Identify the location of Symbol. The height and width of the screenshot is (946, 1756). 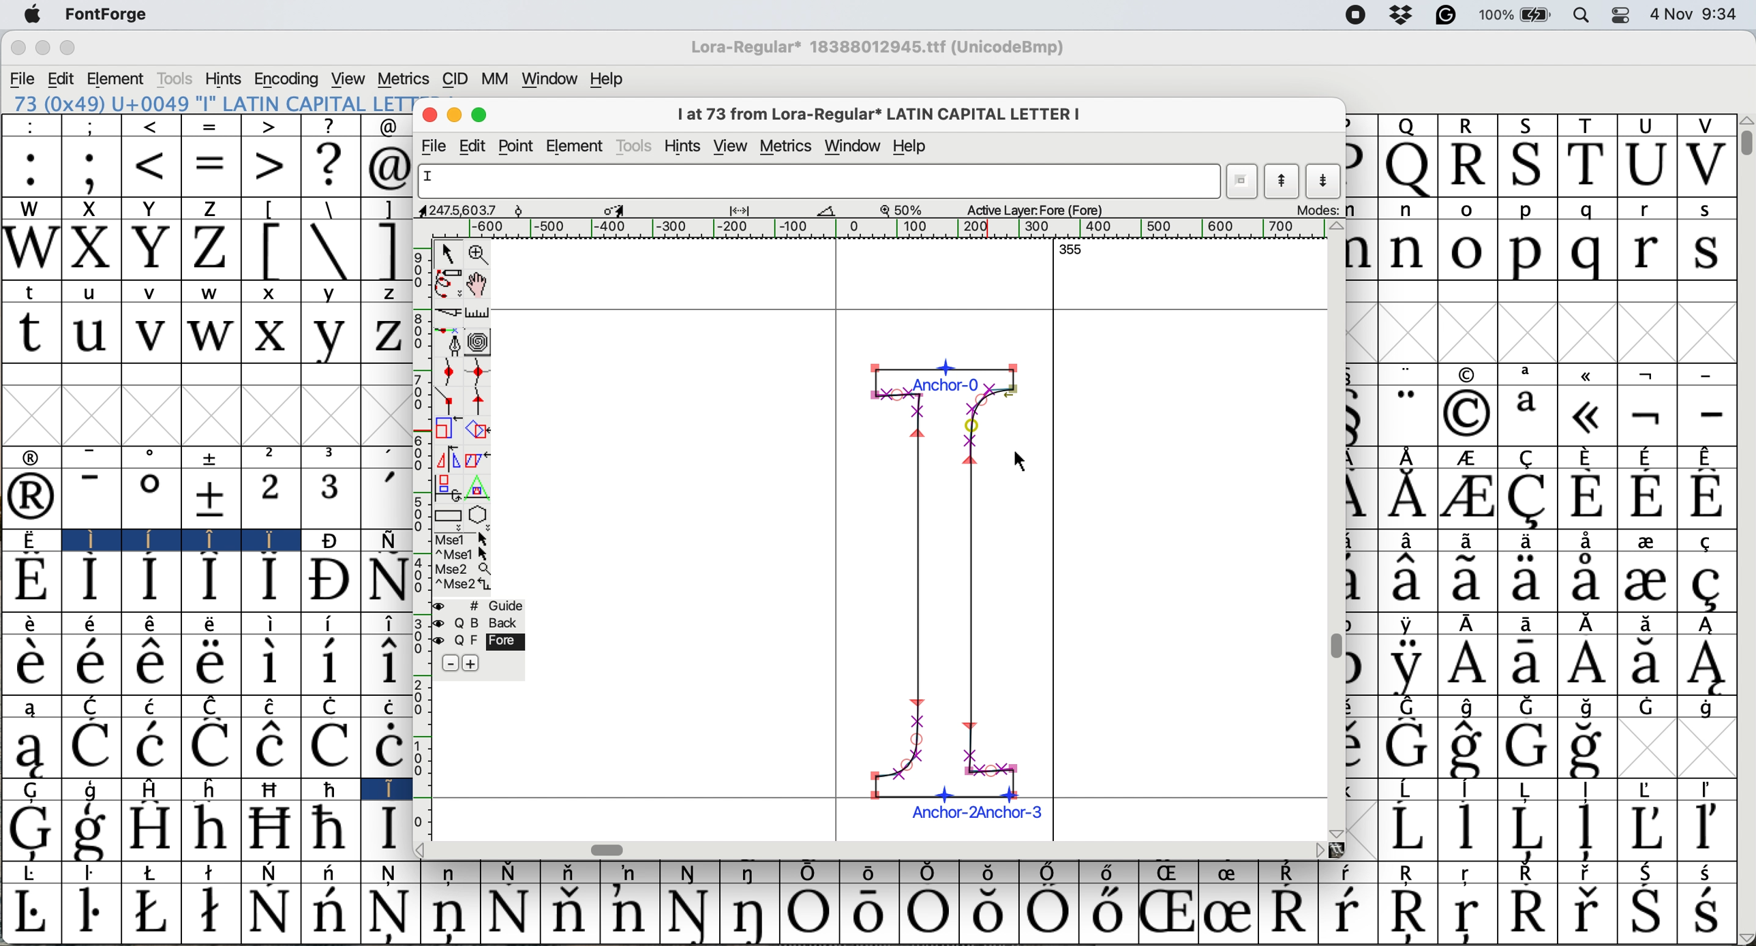
(690, 874).